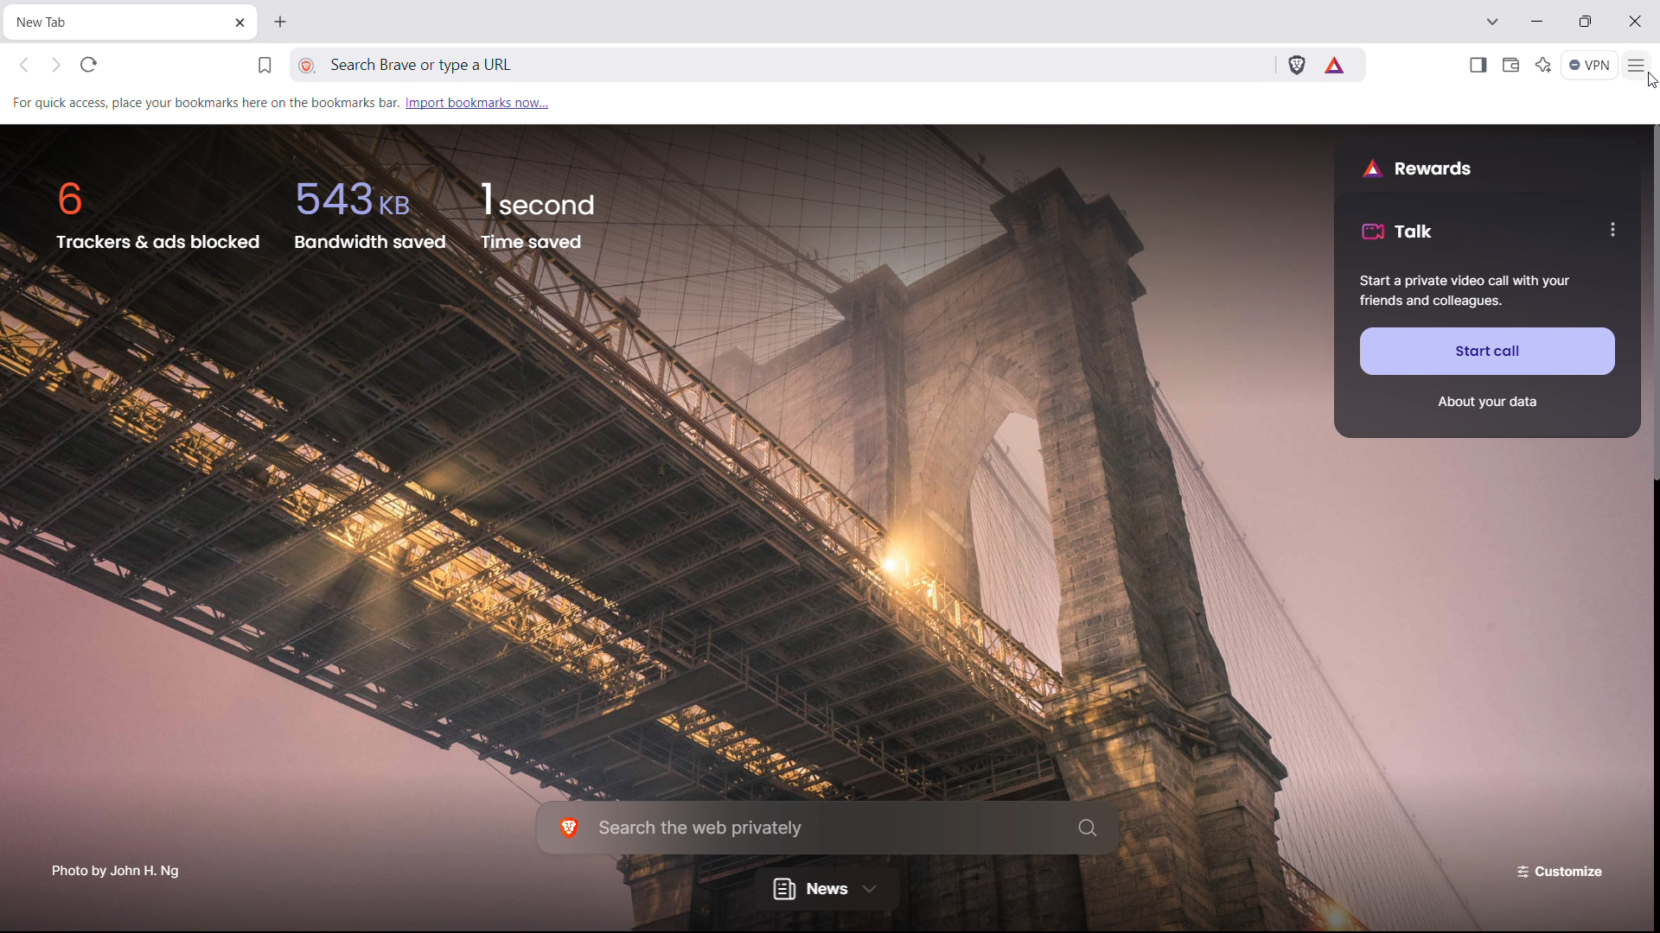 This screenshot has width=1660, height=933. What do you see at coordinates (115, 22) in the screenshot?
I see `tabtitle` at bounding box center [115, 22].